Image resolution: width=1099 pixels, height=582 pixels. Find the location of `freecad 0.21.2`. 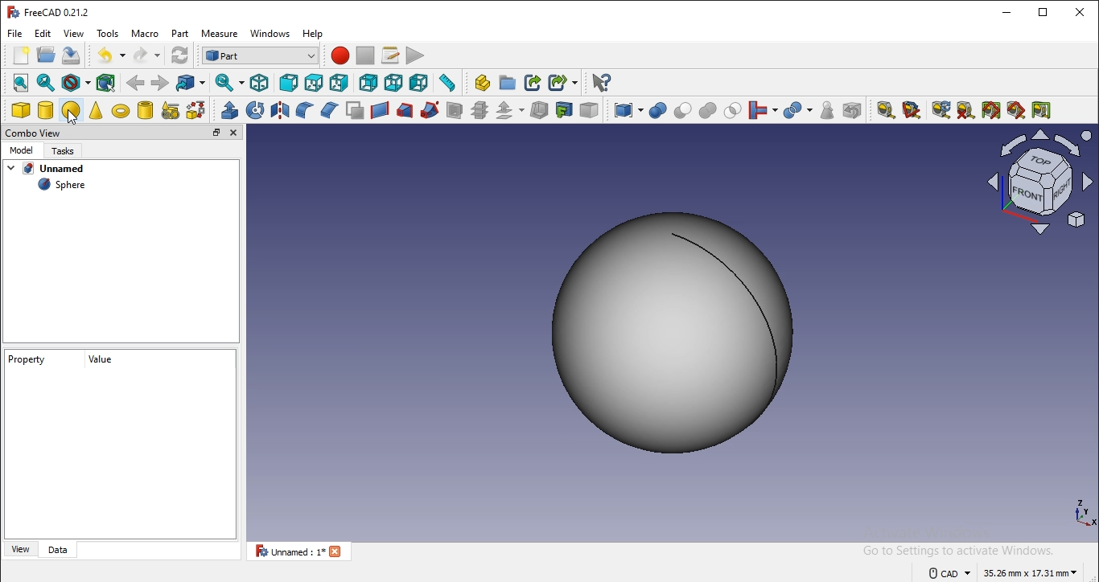

freecad 0.21.2 is located at coordinates (53, 12).